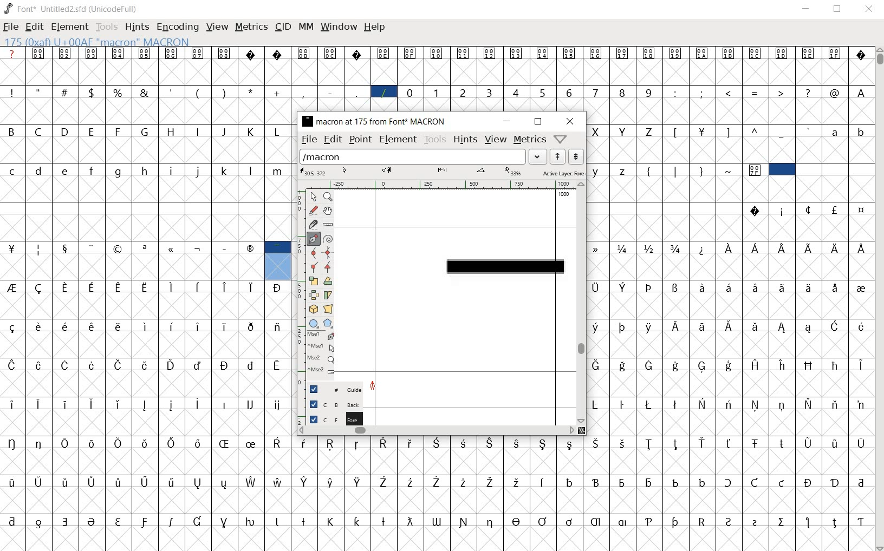  I want to click on Symbol, so click(649, 482).